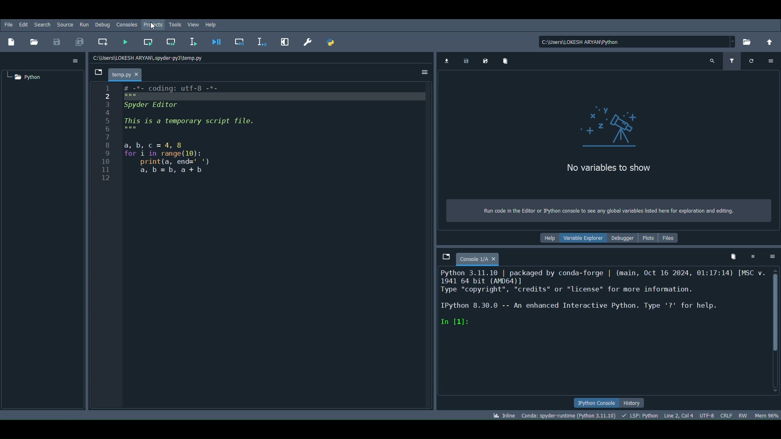 This screenshot has height=439, width=781. What do you see at coordinates (466, 61) in the screenshot?
I see `Save data` at bounding box center [466, 61].